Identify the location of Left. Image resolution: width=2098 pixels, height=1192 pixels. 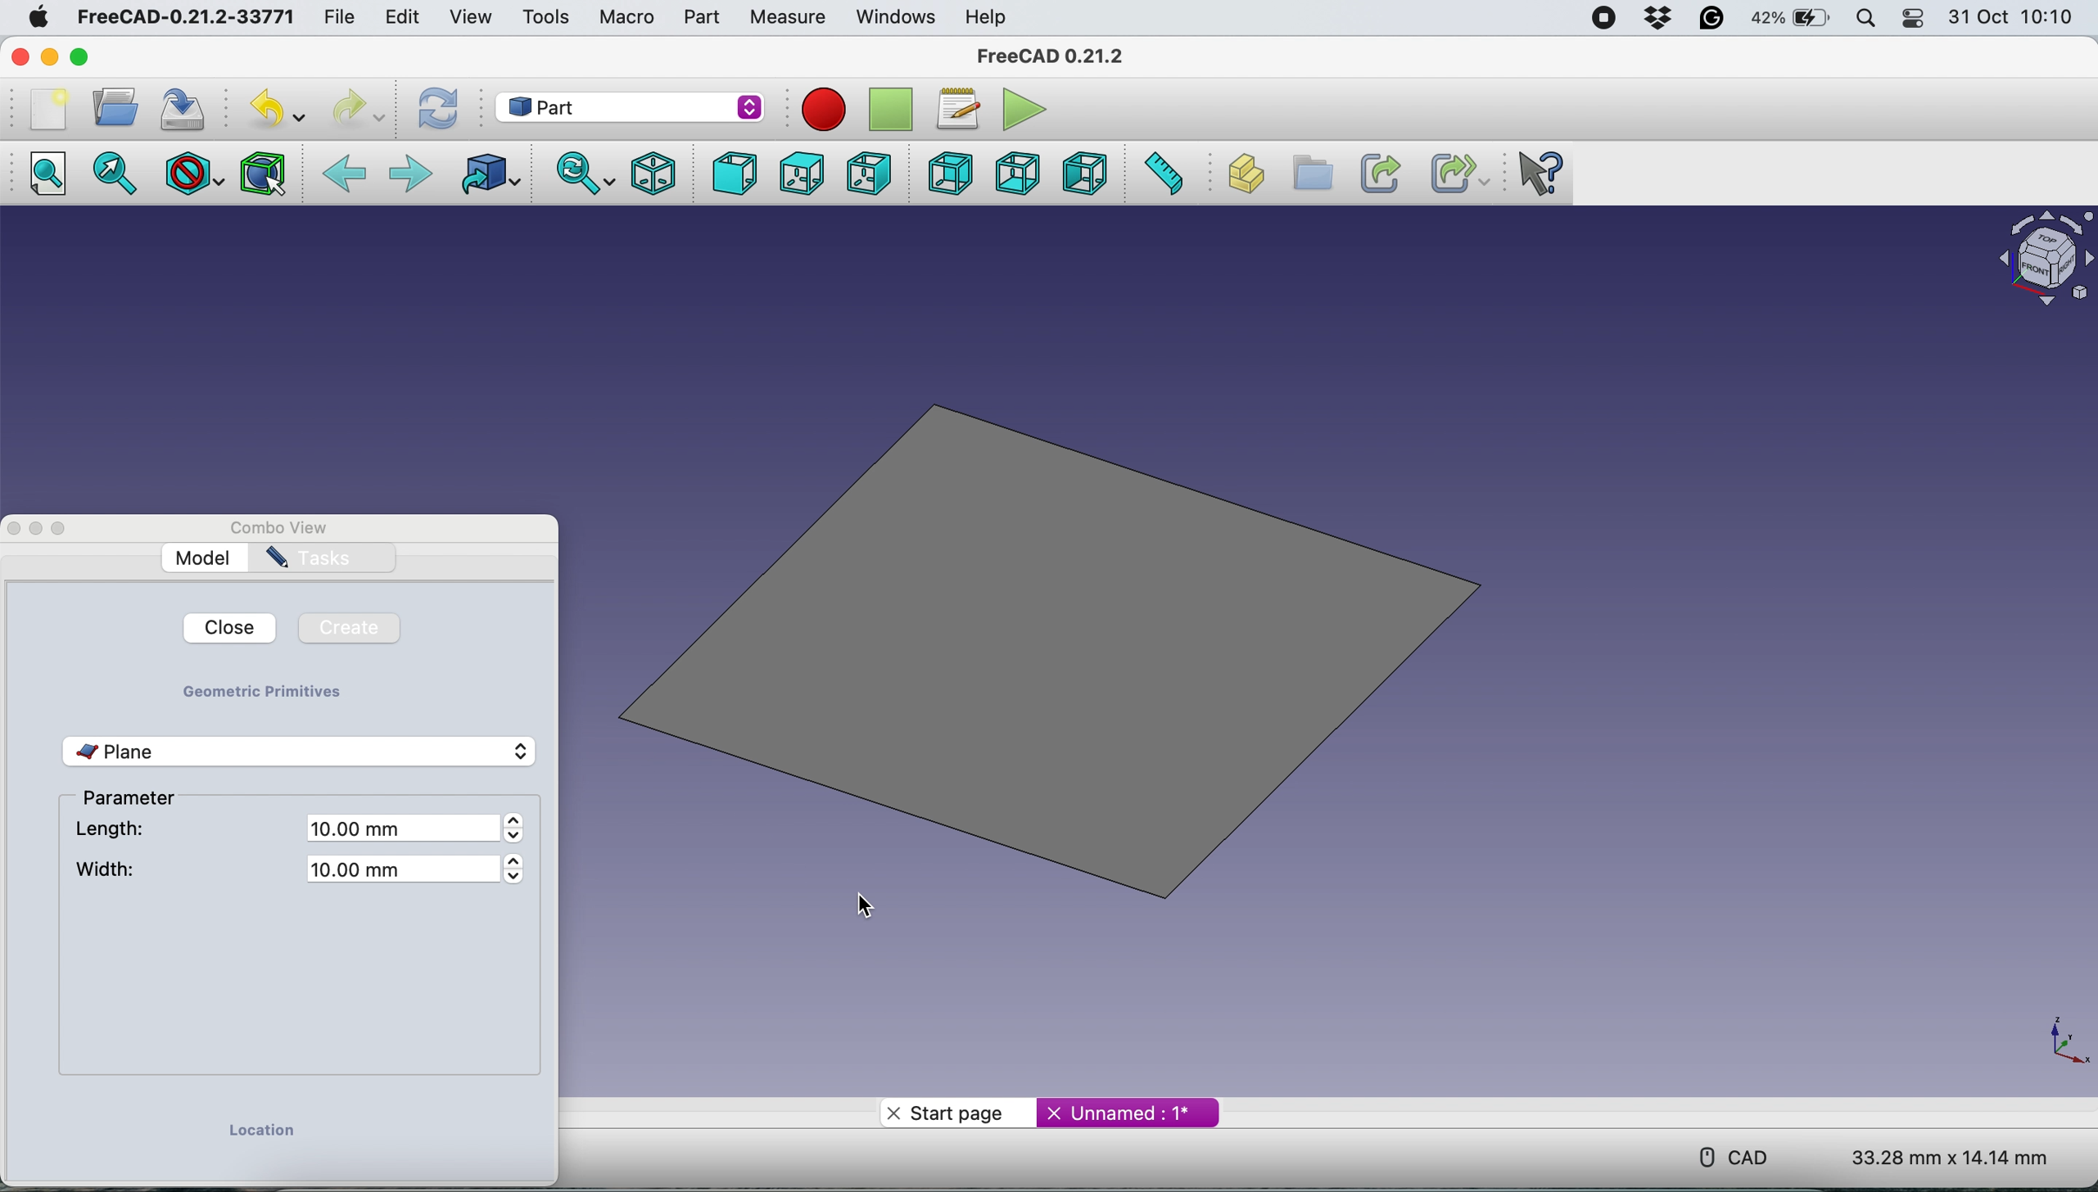
(1085, 174).